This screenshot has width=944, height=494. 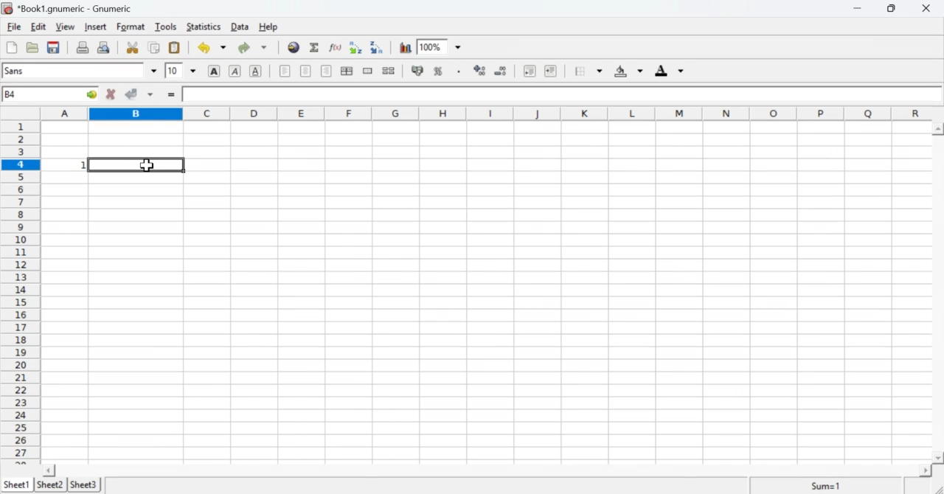 What do you see at coordinates (389, 70) in the screenshot?
I see `Split merged range of cells` at bounding box center [389, 70].